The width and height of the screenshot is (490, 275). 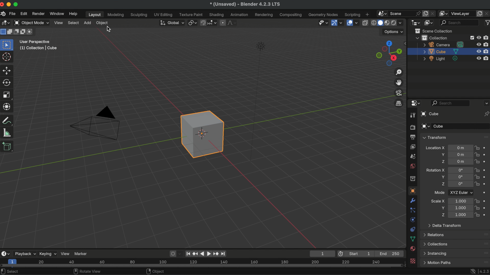 What do you see at coordinates (443, 161) in the screenshot?
I see `location Z` at bounding box center [443, 161].